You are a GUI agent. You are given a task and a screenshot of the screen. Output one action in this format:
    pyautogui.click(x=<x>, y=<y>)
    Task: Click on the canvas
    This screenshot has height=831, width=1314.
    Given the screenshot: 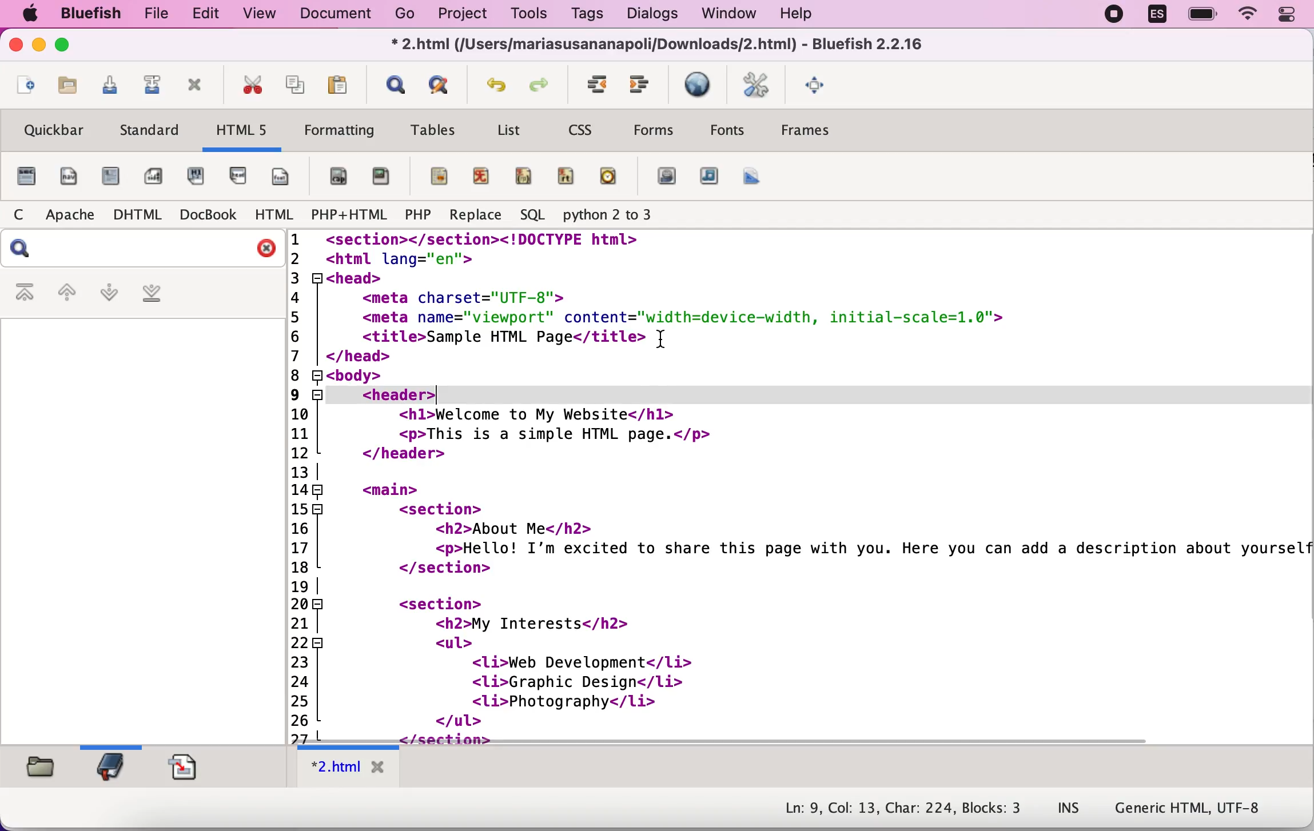 What is the action you would take?
    pyautogui.click(x=754, y=177)
    